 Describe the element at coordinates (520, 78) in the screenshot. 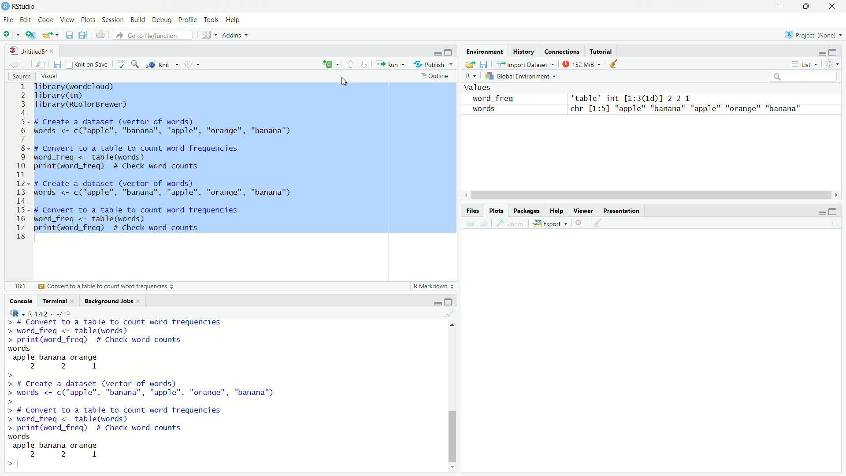

I see `Global Environment` at that location.